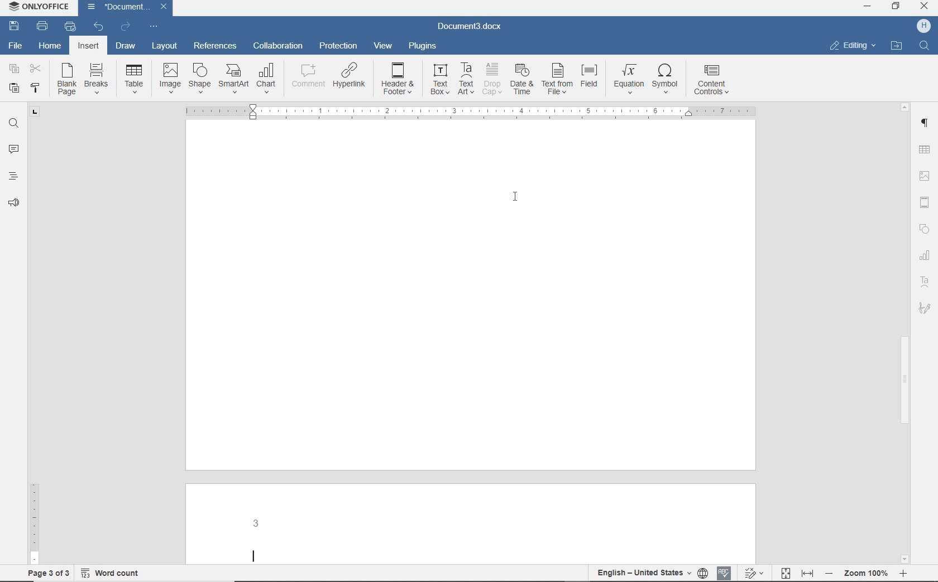  Describe the element at coordinates (37, 7) in the screenshot. I see `OnlyOffice` at that location.